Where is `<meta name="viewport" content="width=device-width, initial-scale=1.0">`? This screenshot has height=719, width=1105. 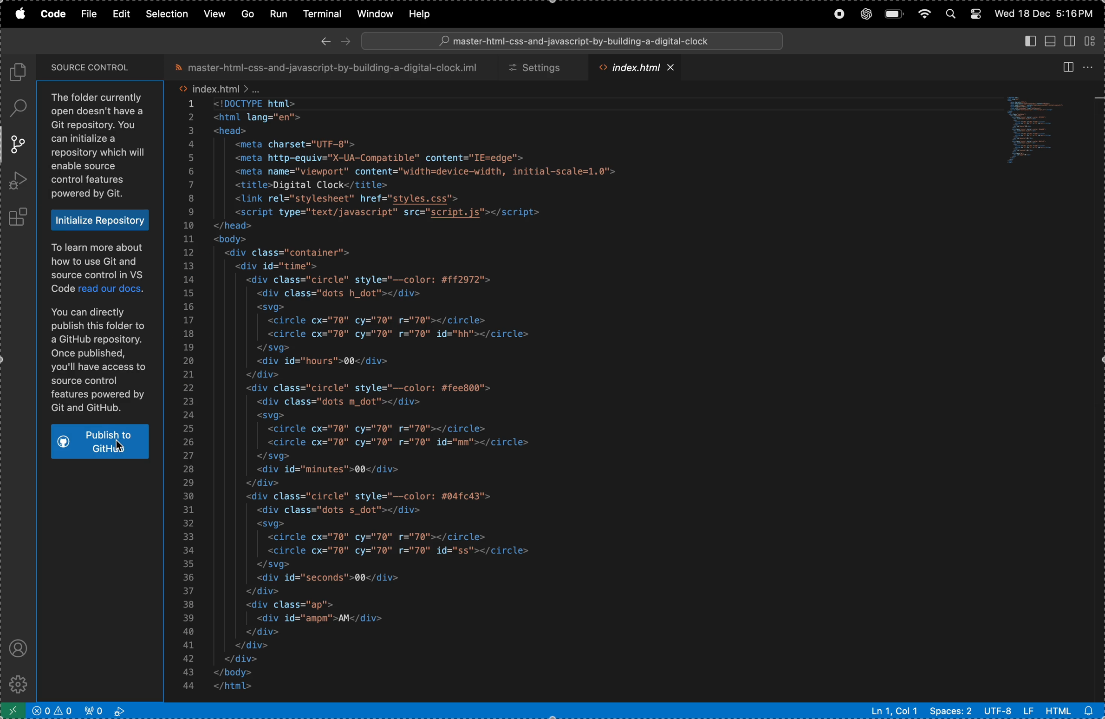
<meta name="viewport" content="width=device-width, initial-scale=1.0"> is located at coordinates (430, 171).